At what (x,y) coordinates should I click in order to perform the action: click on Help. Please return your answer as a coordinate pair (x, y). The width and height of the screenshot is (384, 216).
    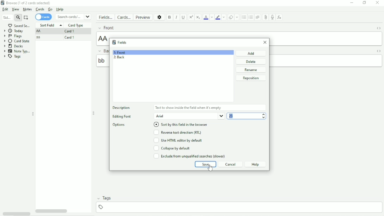
    Looking at the image, I should click on (256, 164).